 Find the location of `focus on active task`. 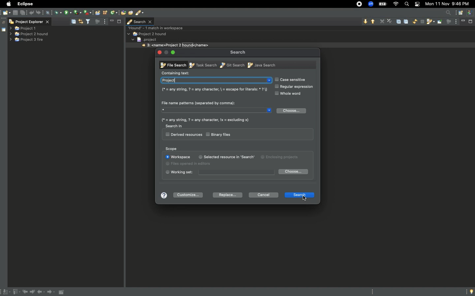

focus on active task is located at coordinates (97, 22).